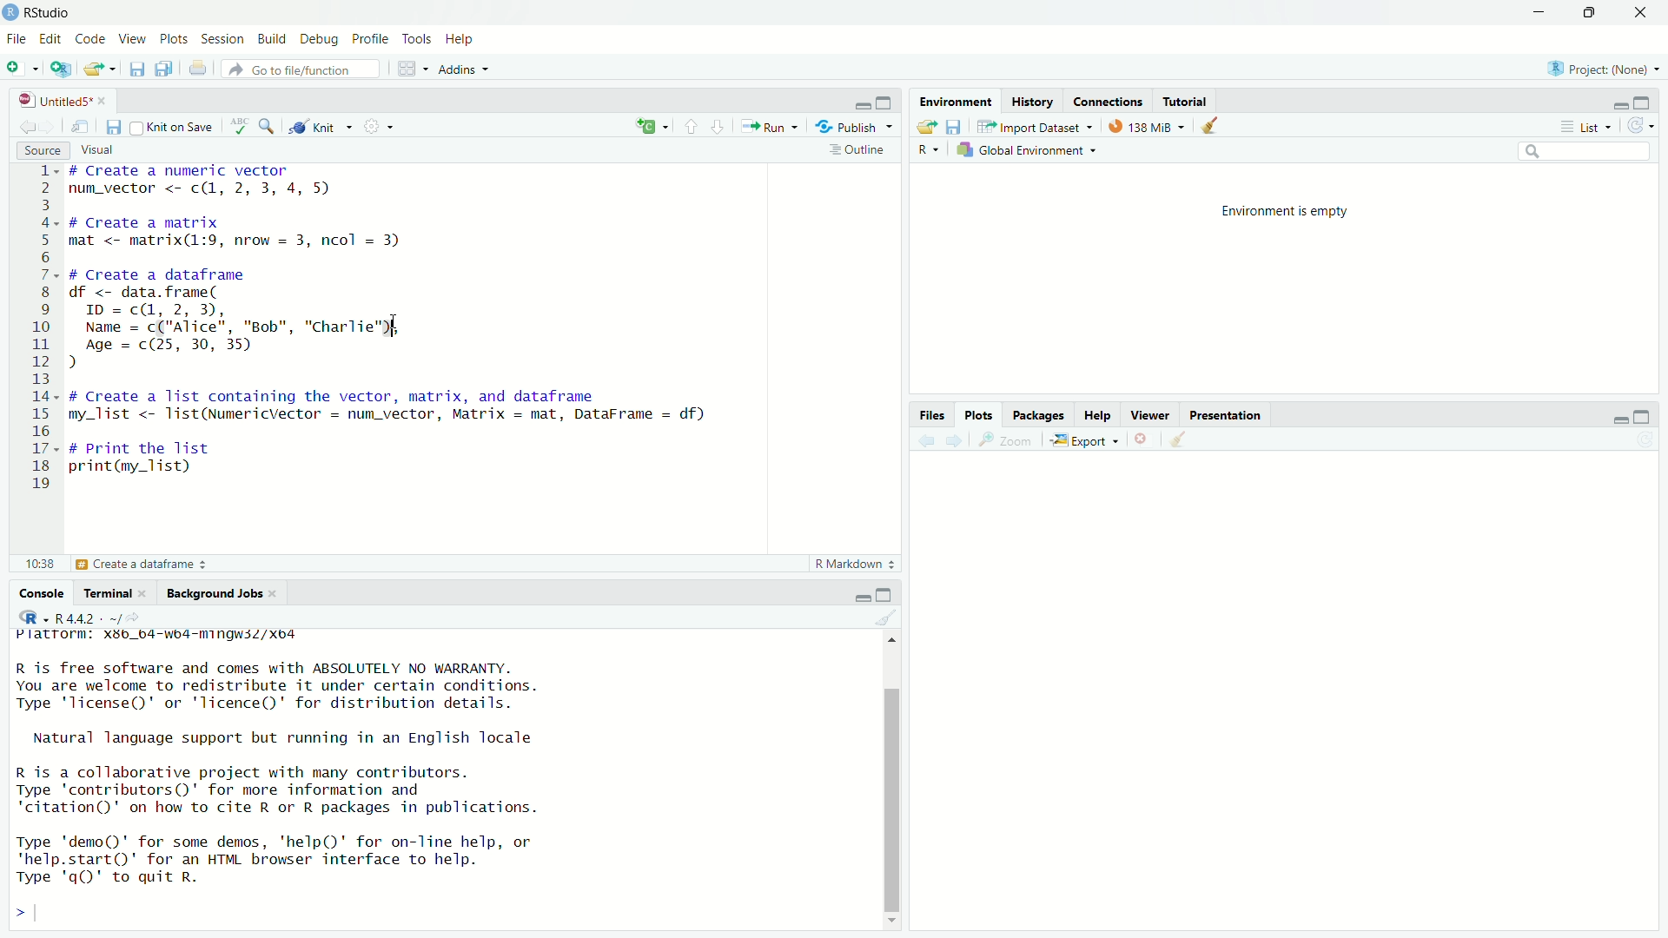 The height and width of the screenshot is (938, 1668). Describe the element at coordinates (169, 126) in the screenshot. I see `Knit on Save` at that location.